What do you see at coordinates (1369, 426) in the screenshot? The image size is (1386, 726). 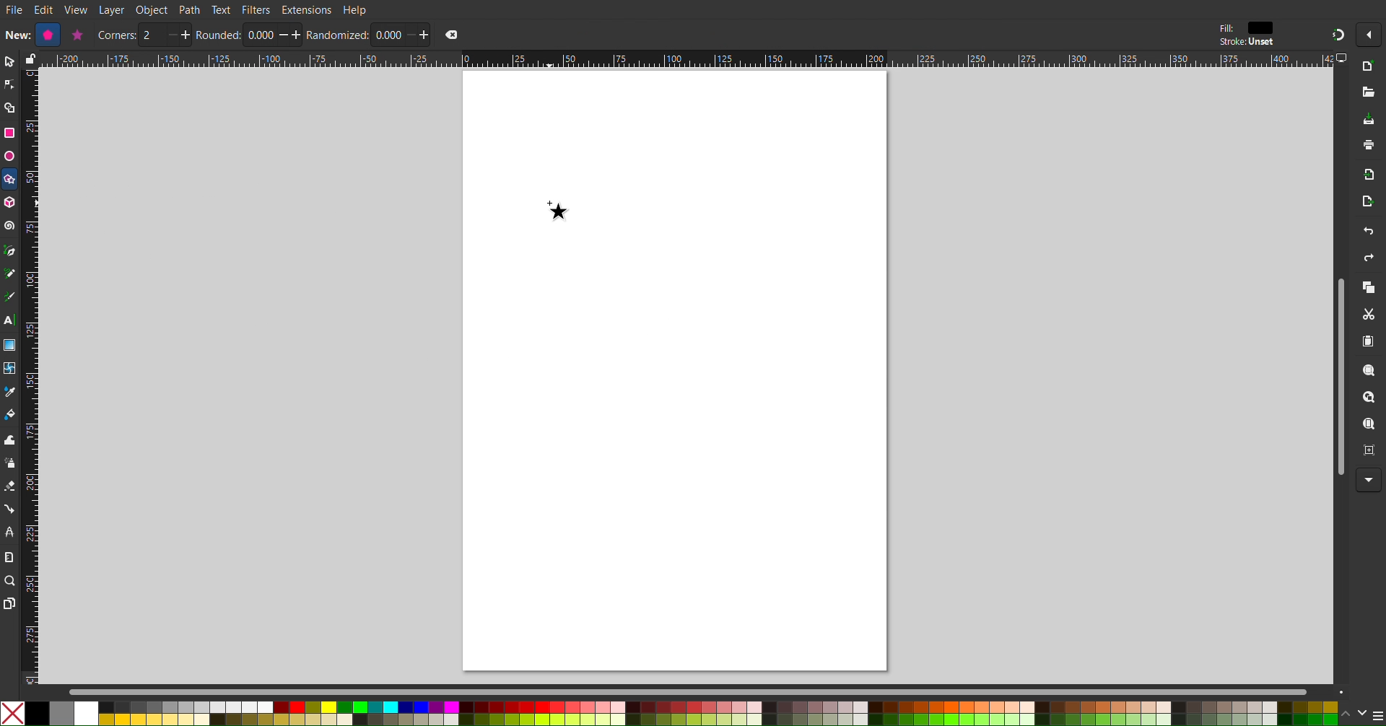 I see `Zoom Page` at bounding box center [1369, 426].